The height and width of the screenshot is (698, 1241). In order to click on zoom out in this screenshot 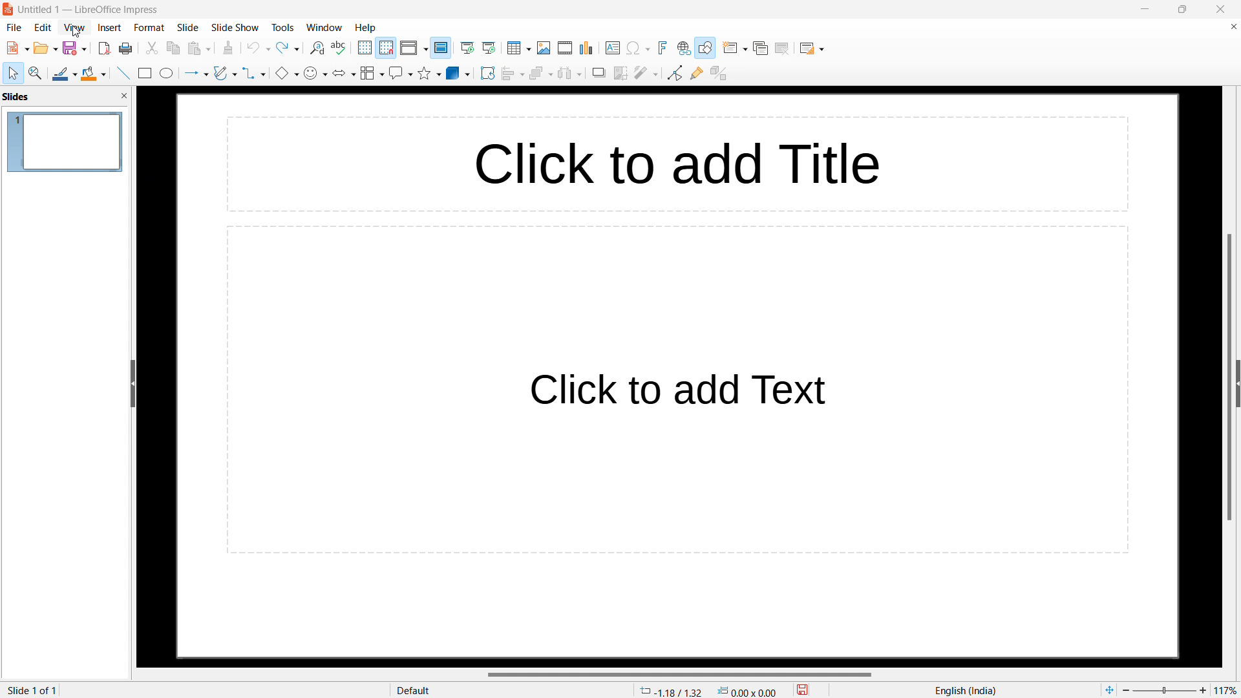, I will do `click(1127, 690)`.